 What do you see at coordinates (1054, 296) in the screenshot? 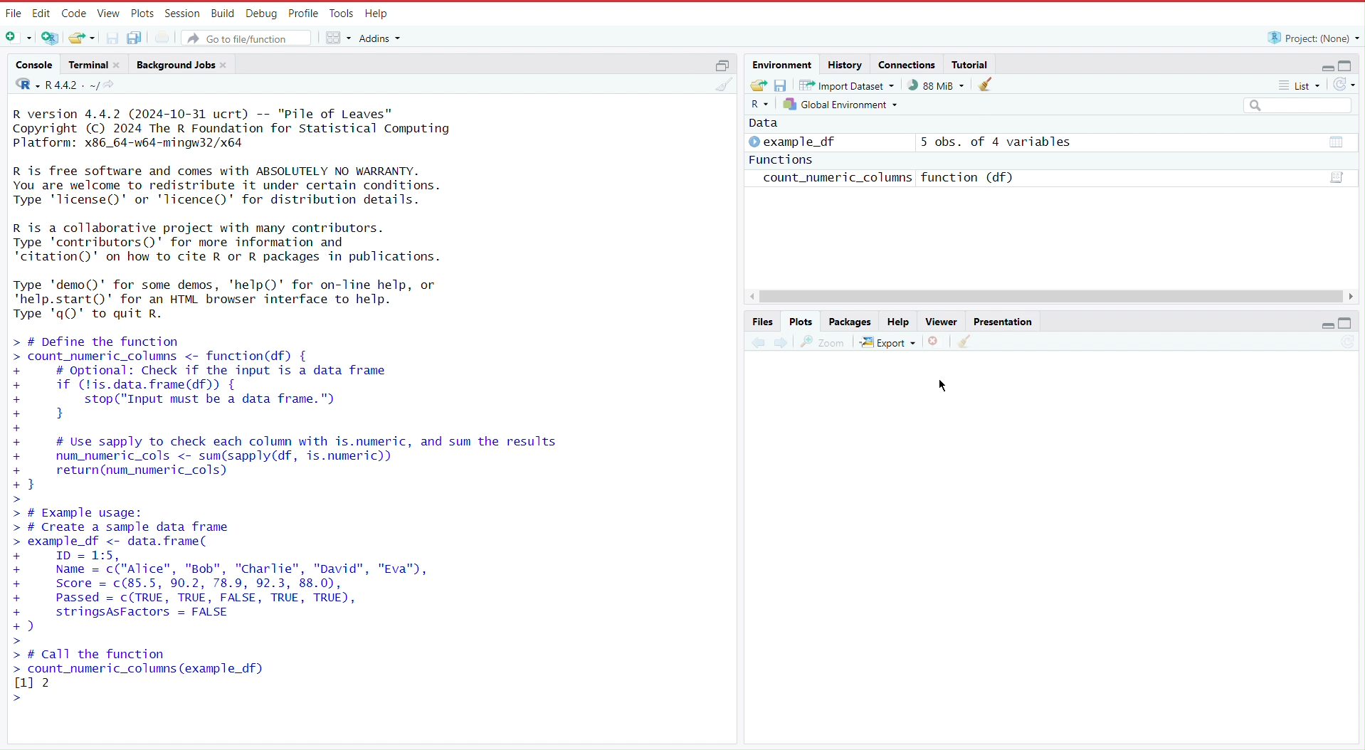
I see `Scrollbar` at bounding box center [1054, 296].